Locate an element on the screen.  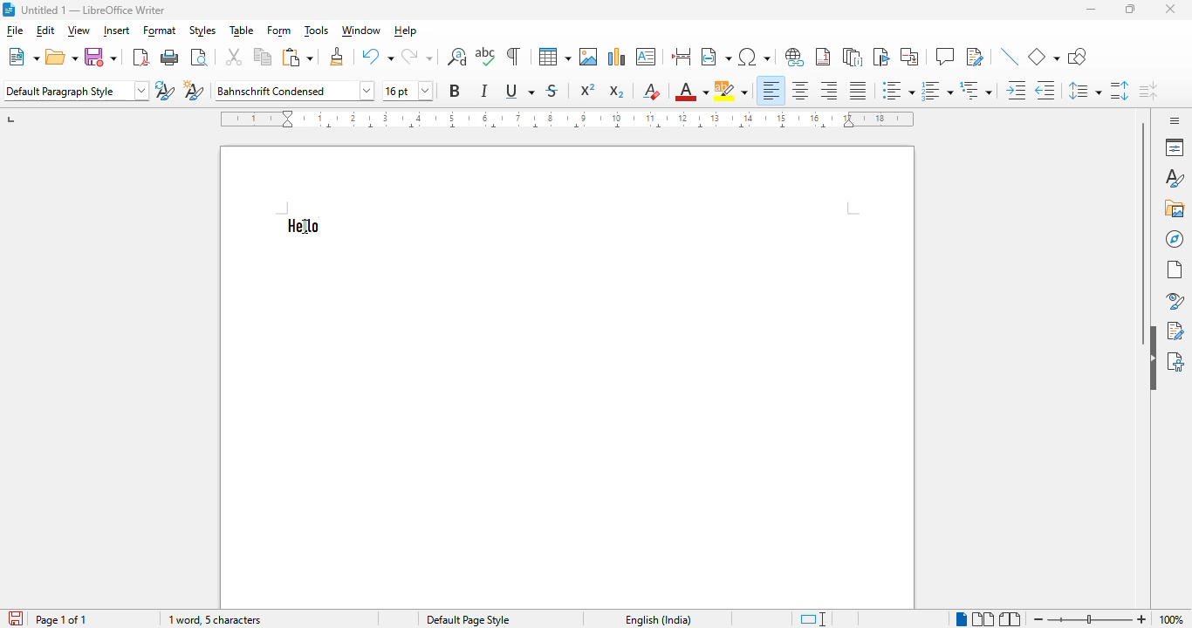
hide is located at coordinates (1152, 358).